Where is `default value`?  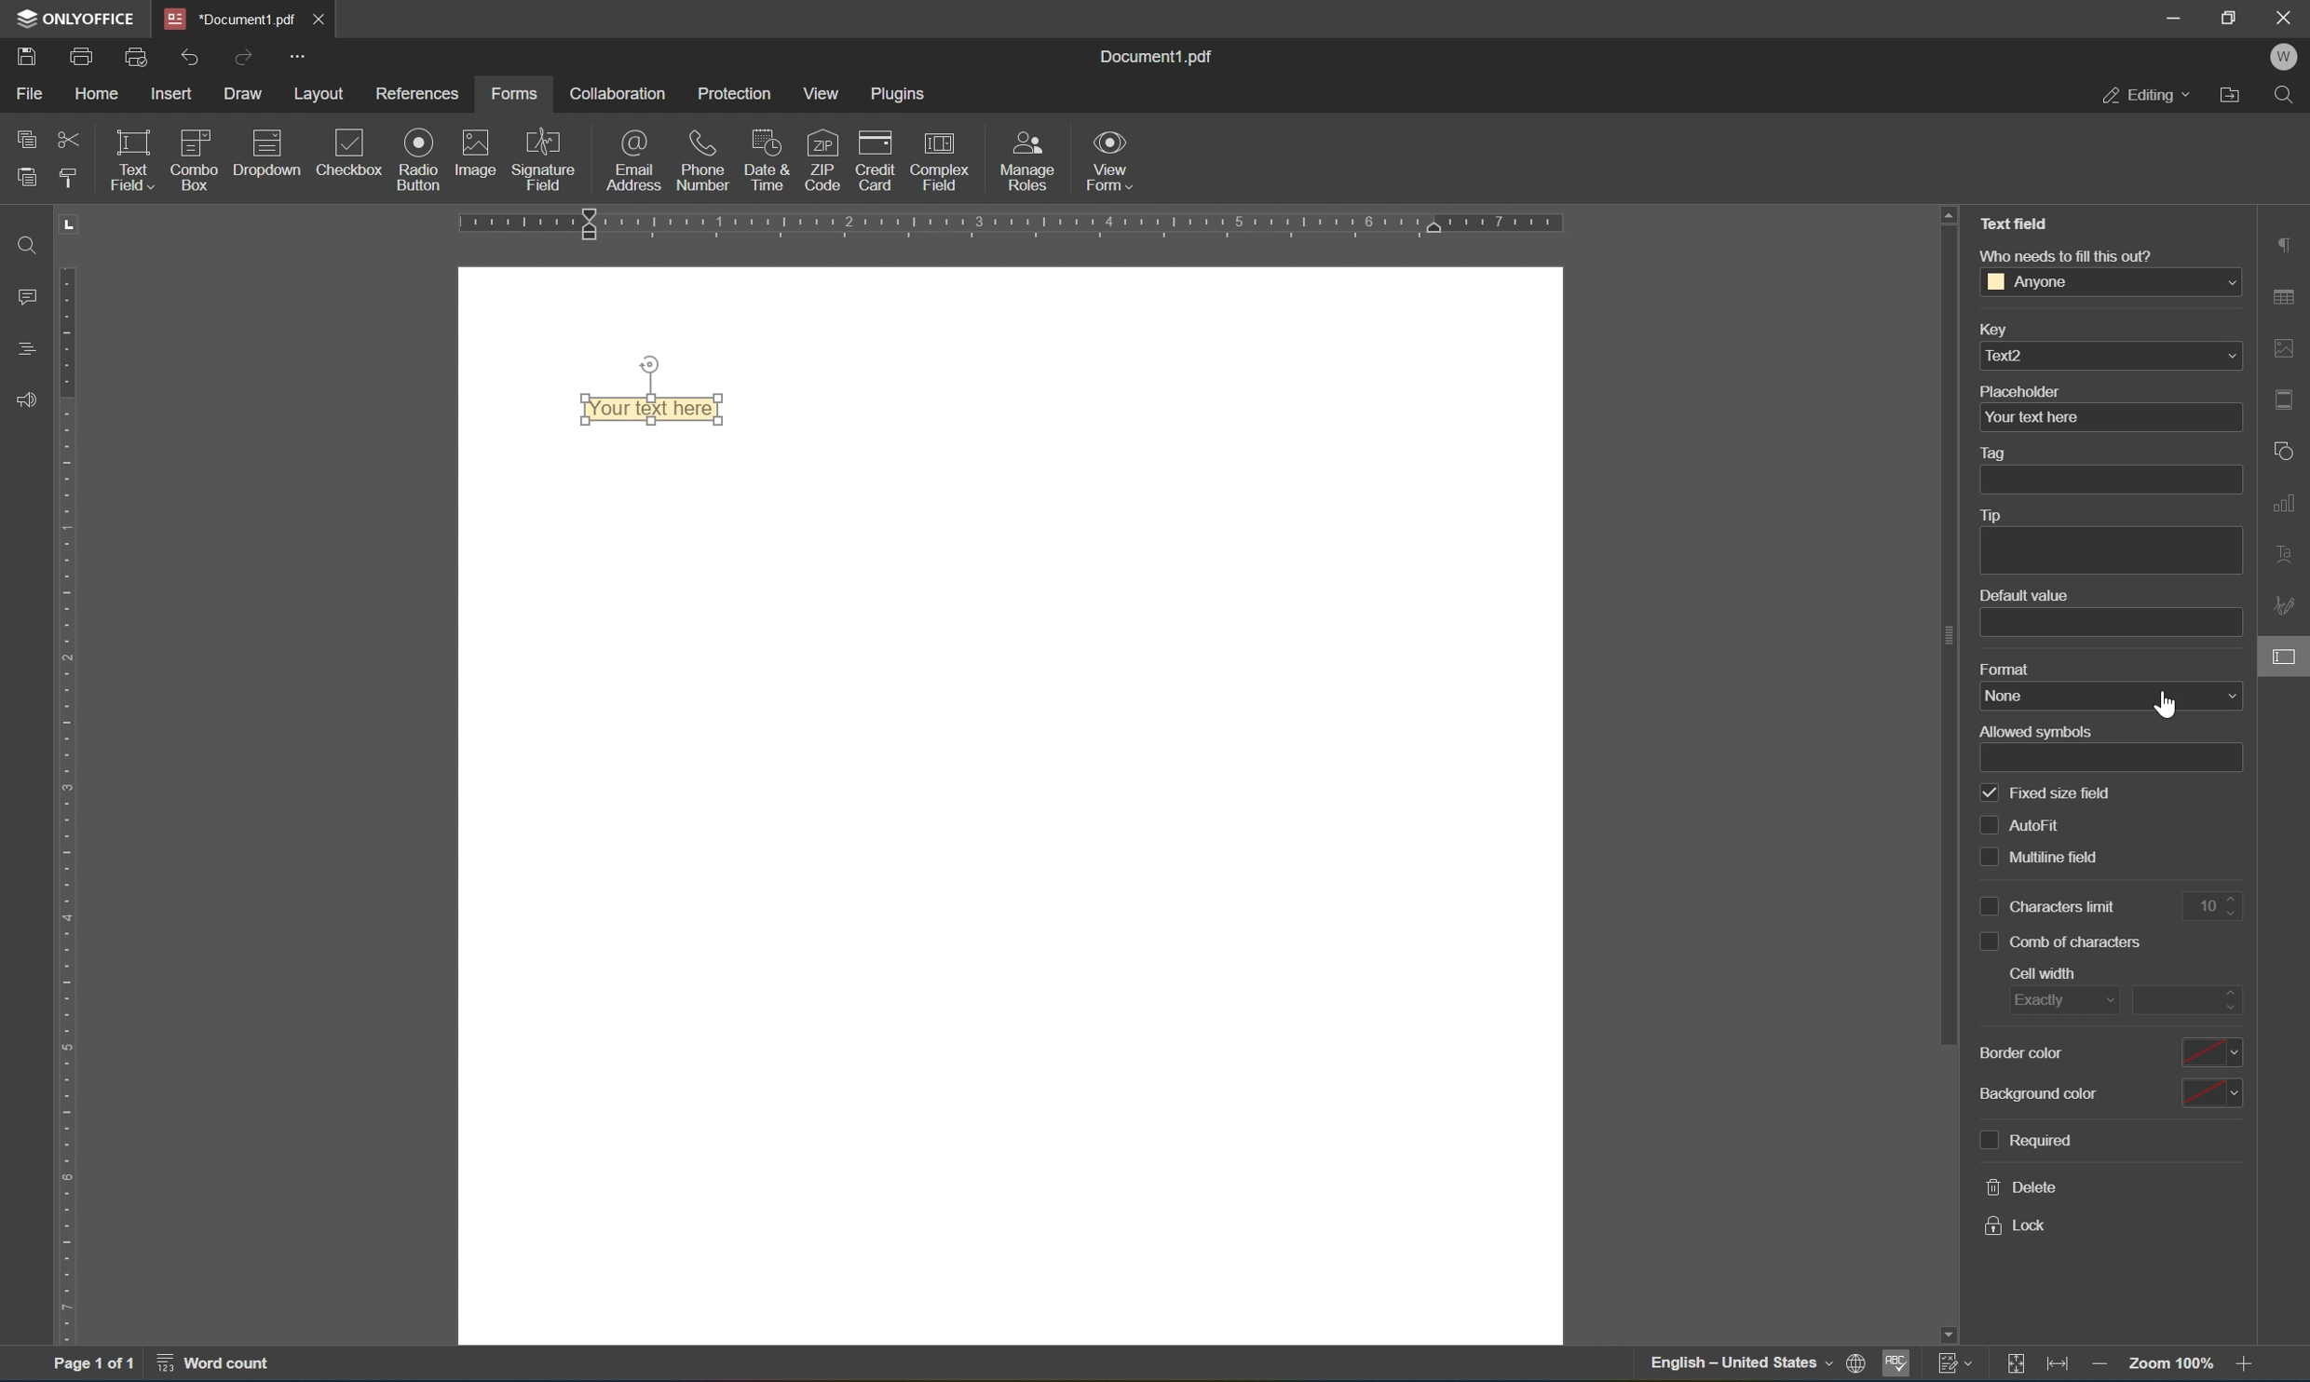 default value is located at coordinates (2029, 596).